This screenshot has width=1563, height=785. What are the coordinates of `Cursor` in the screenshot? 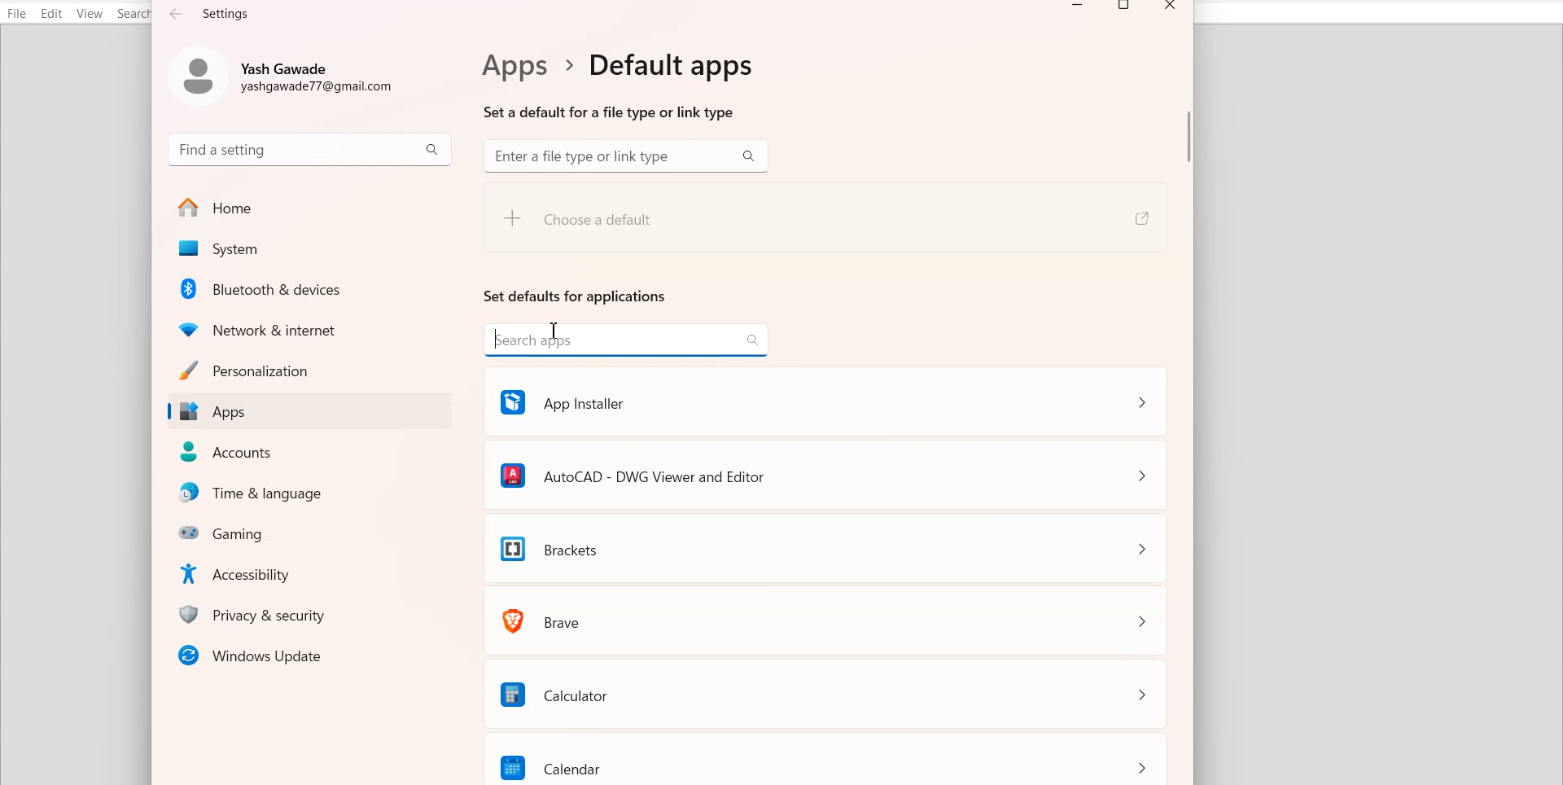 It's located at (557, 333).